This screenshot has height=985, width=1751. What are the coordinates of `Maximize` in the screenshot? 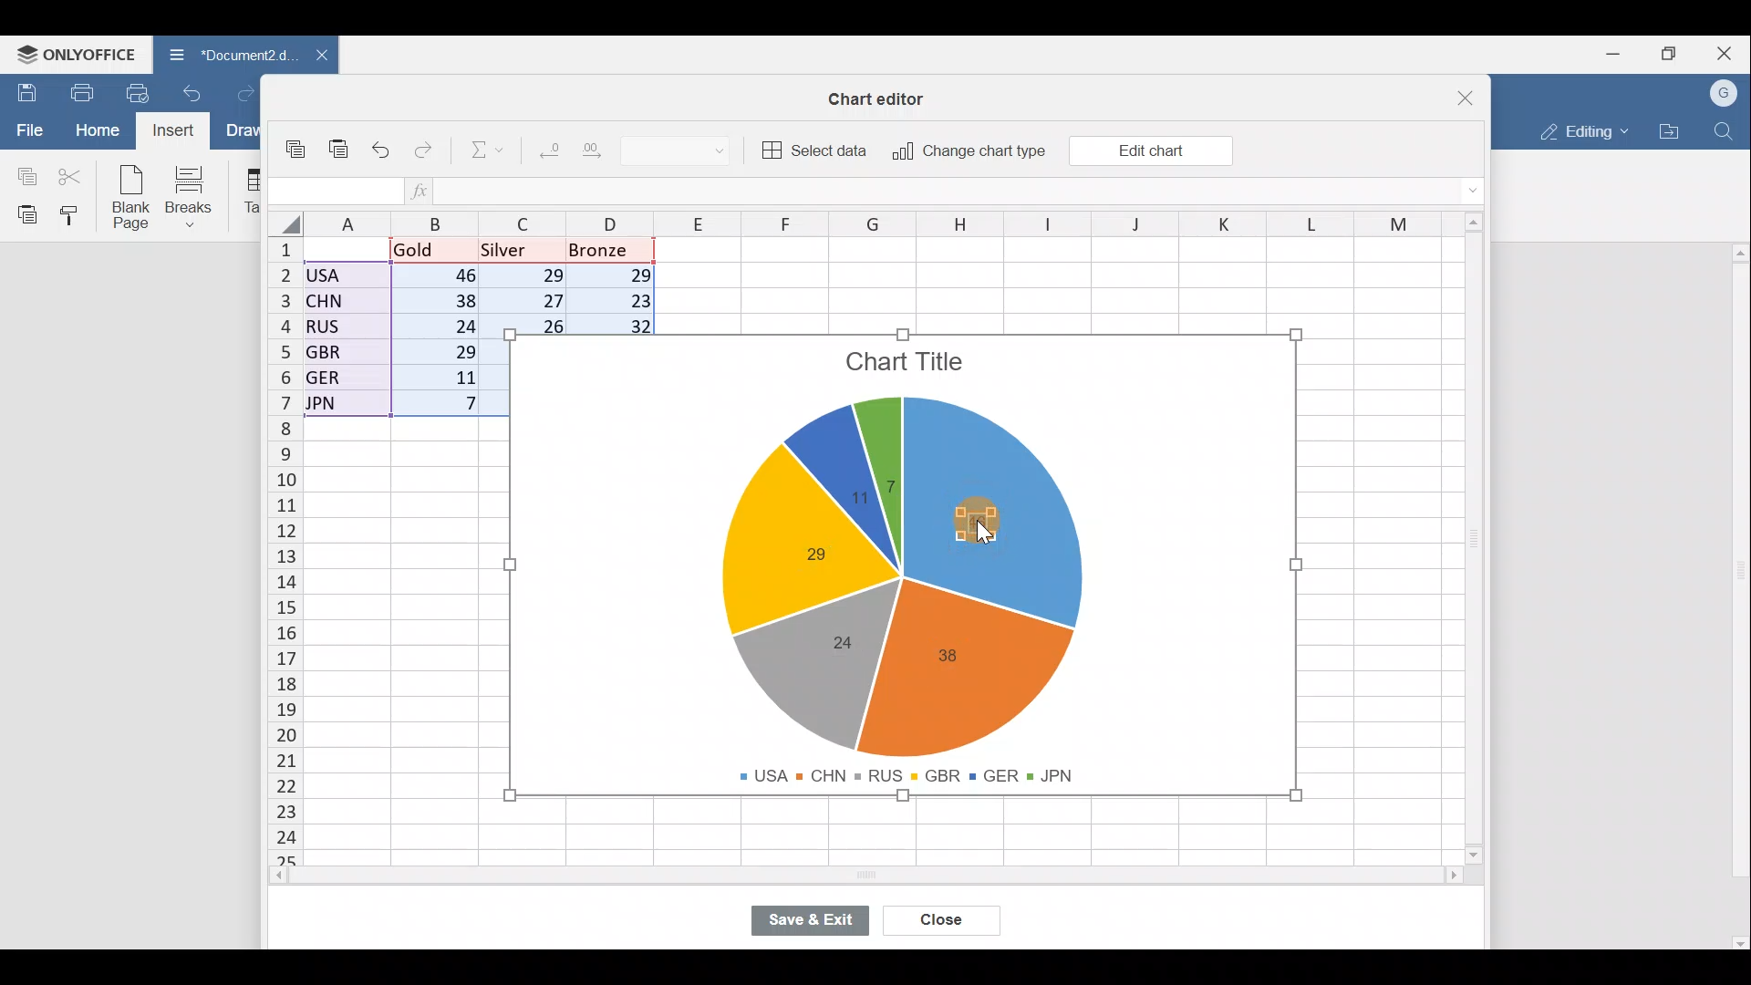 It's located at (1676, 52).